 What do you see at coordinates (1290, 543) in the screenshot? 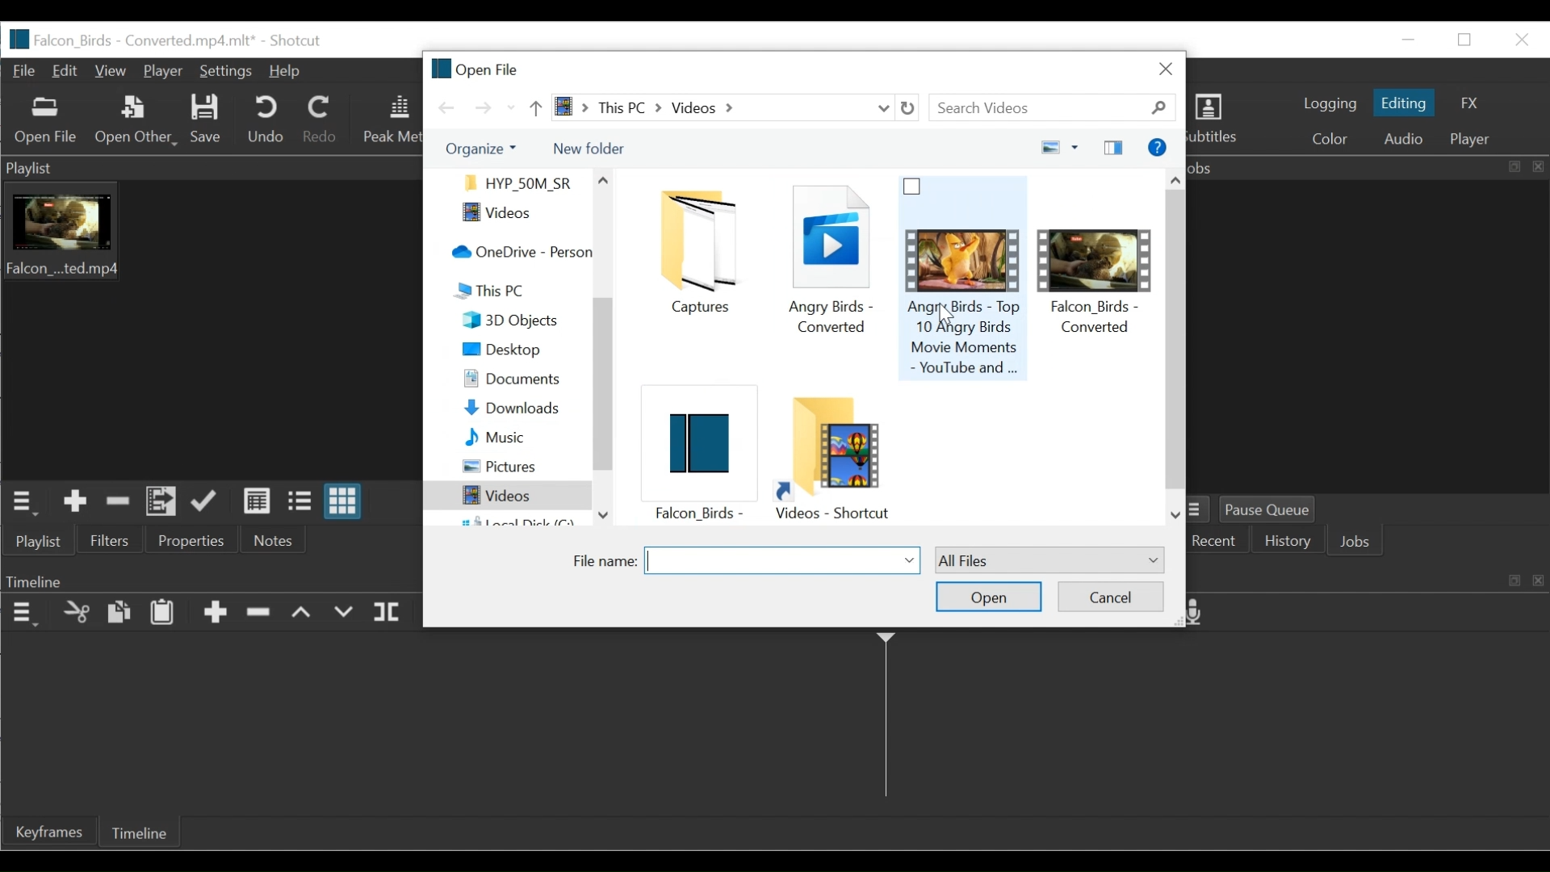
I see `History` at bounding box center [1290, 543].